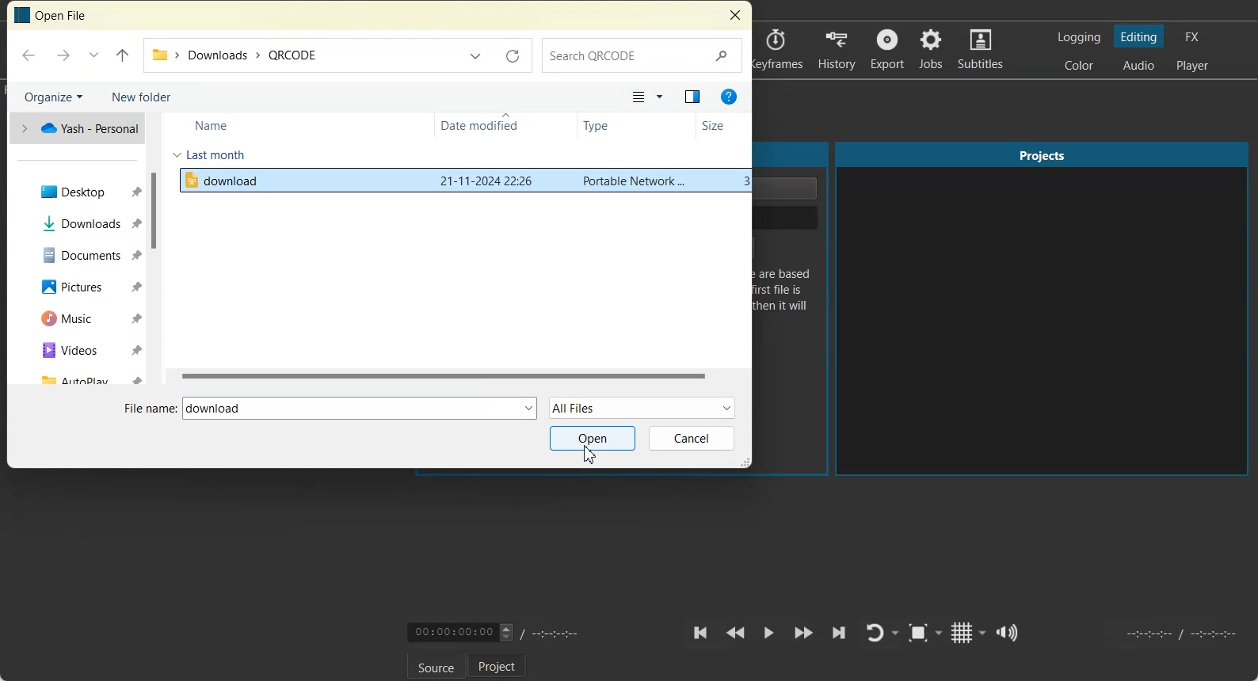 This screenshot has width=1258, height=681. I want to click on Skip to the previous point, so click(701, 633).